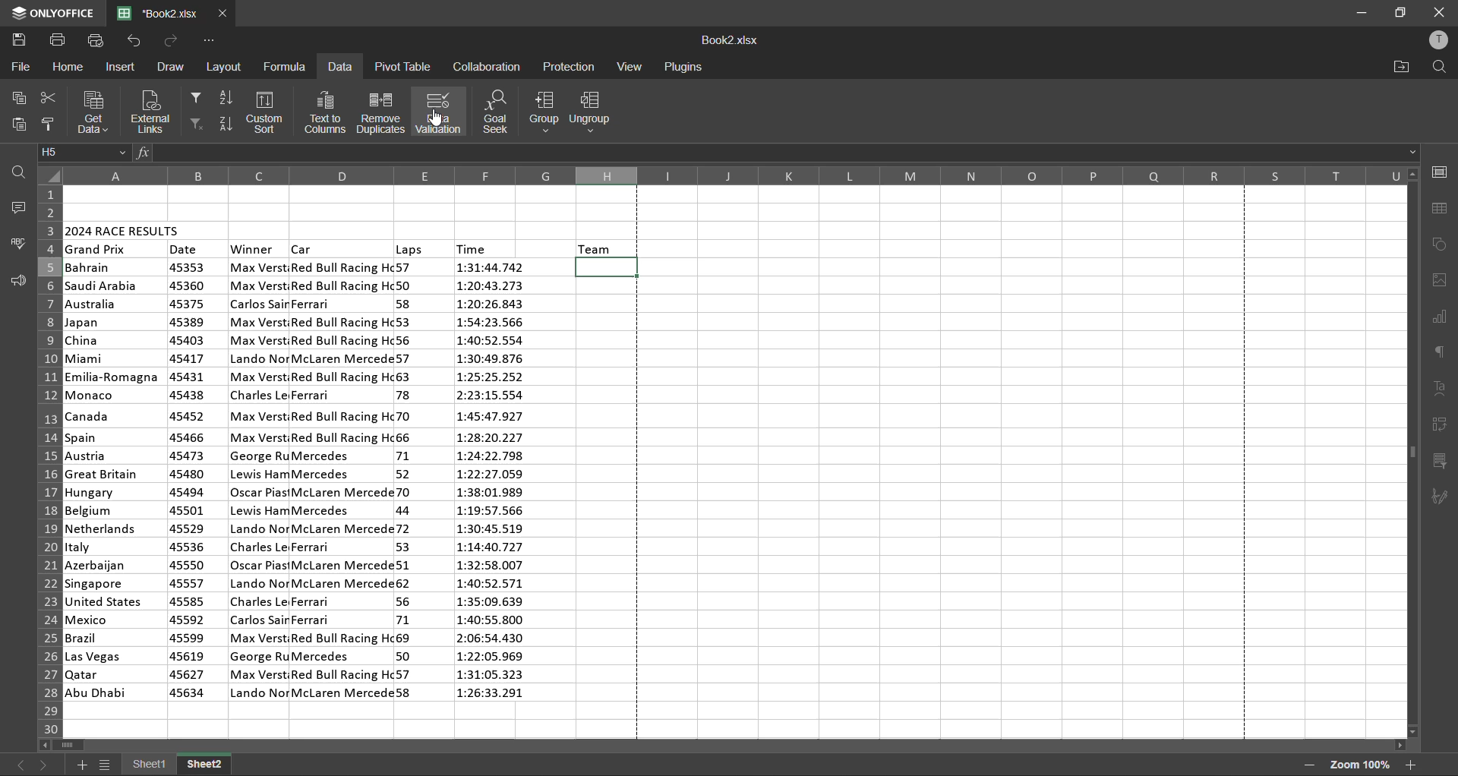 This screenshot has width=1458, height=776. I want to click on zoom out, so click(1308, 765).